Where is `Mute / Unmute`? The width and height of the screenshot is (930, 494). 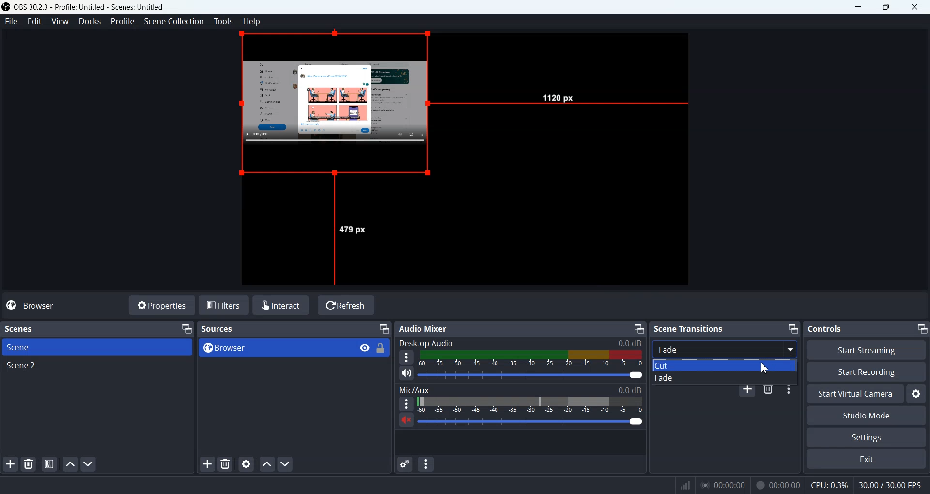 Mute / Unmute is located at coordinates (404, 419).